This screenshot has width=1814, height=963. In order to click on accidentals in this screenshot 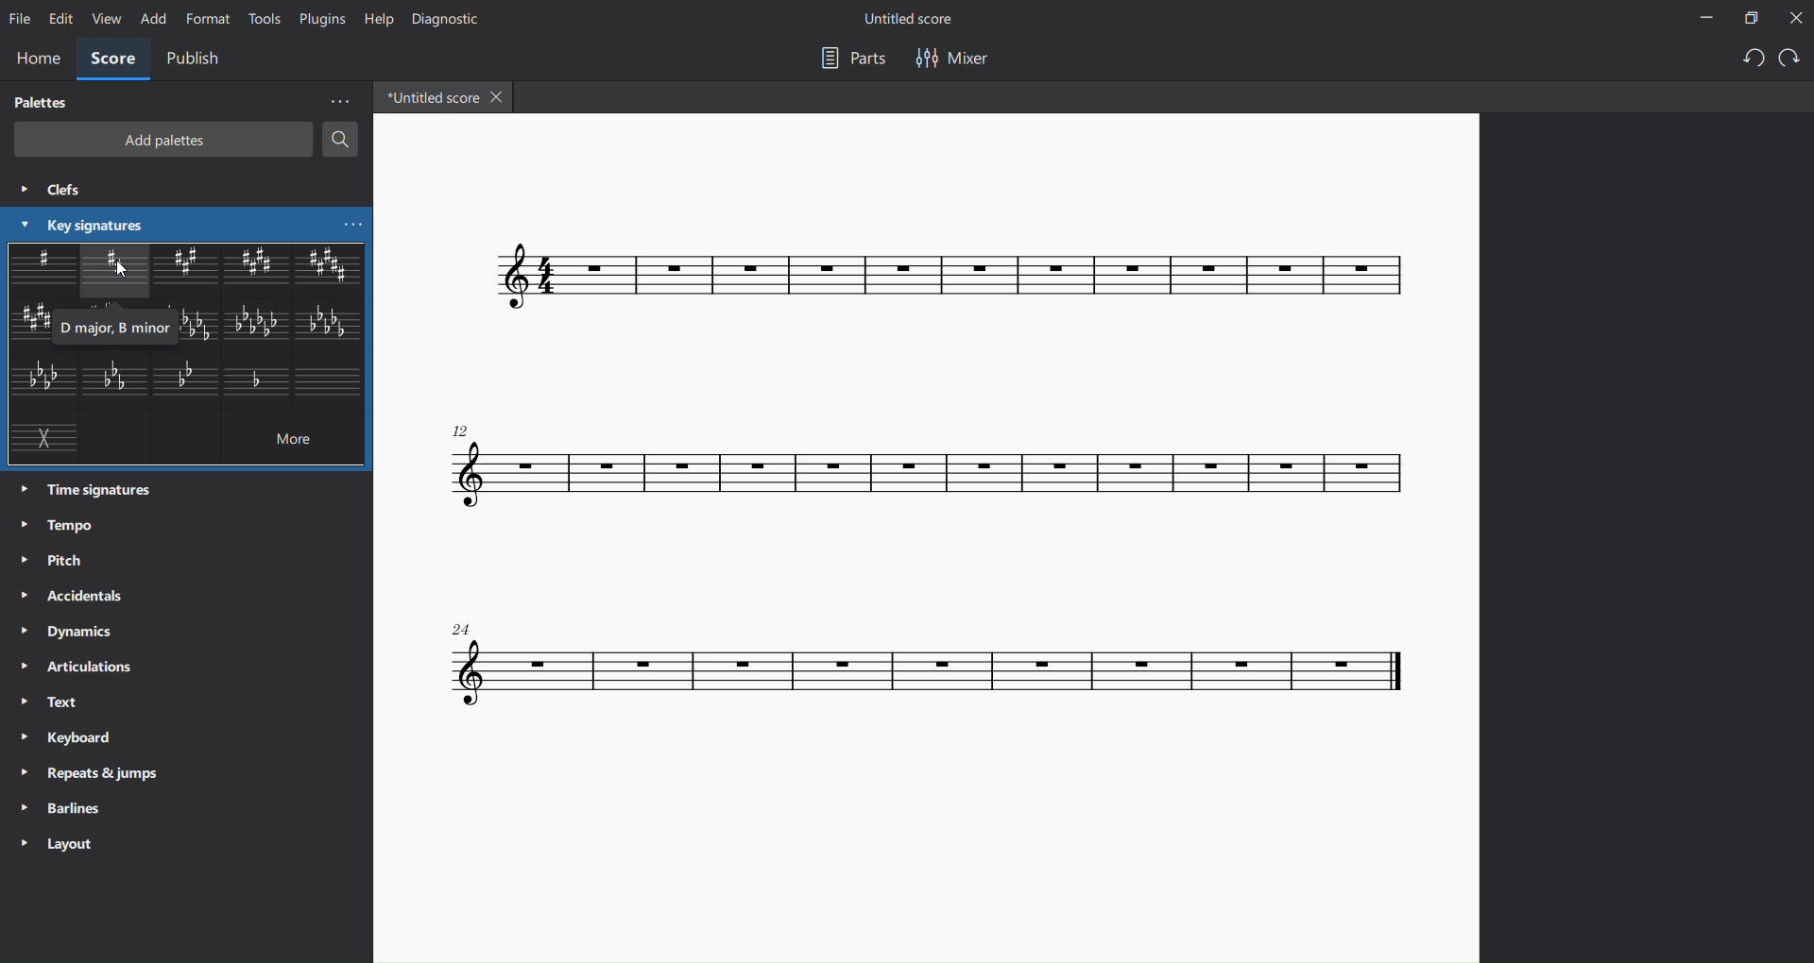, I will do `click(77, 596)`.